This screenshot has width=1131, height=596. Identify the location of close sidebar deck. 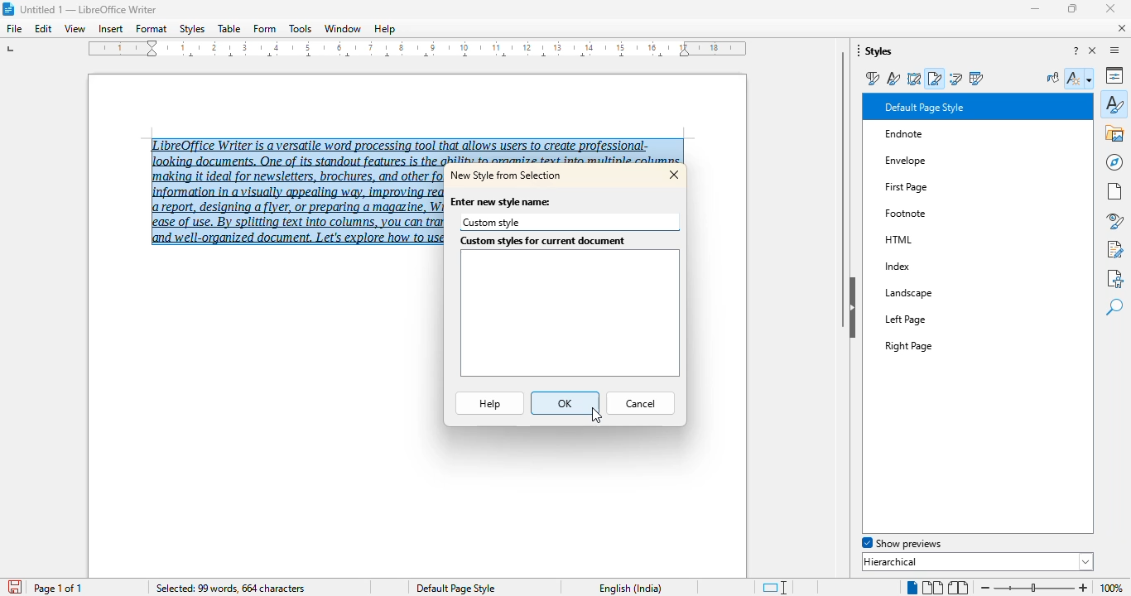
(1094, 51).